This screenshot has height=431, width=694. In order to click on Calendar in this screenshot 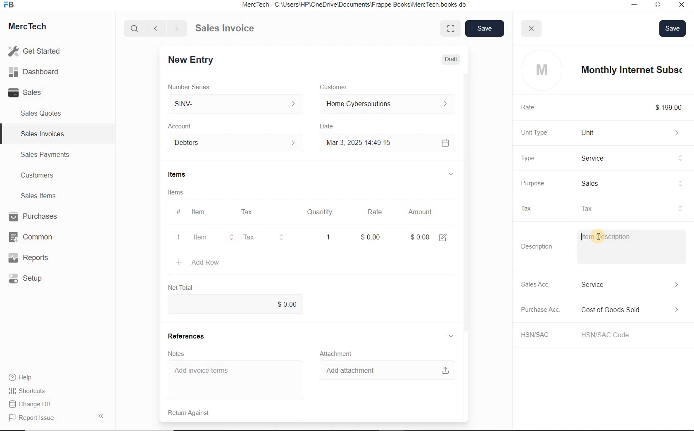, I will do `click(443, 142)`.